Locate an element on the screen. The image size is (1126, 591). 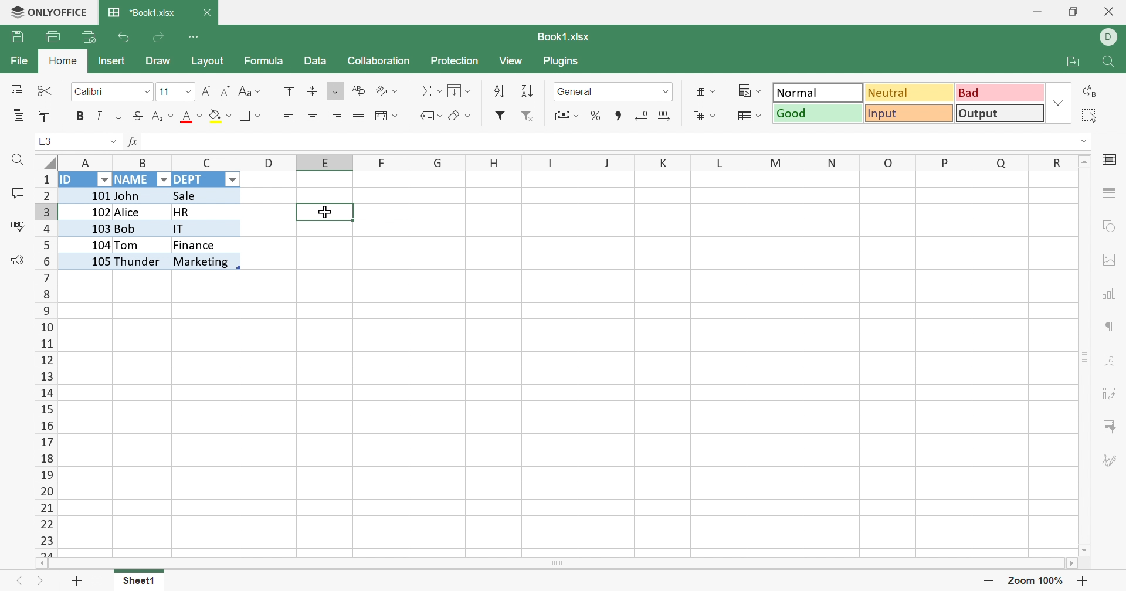
Feedback & Support is located at coordinates (13, 260).